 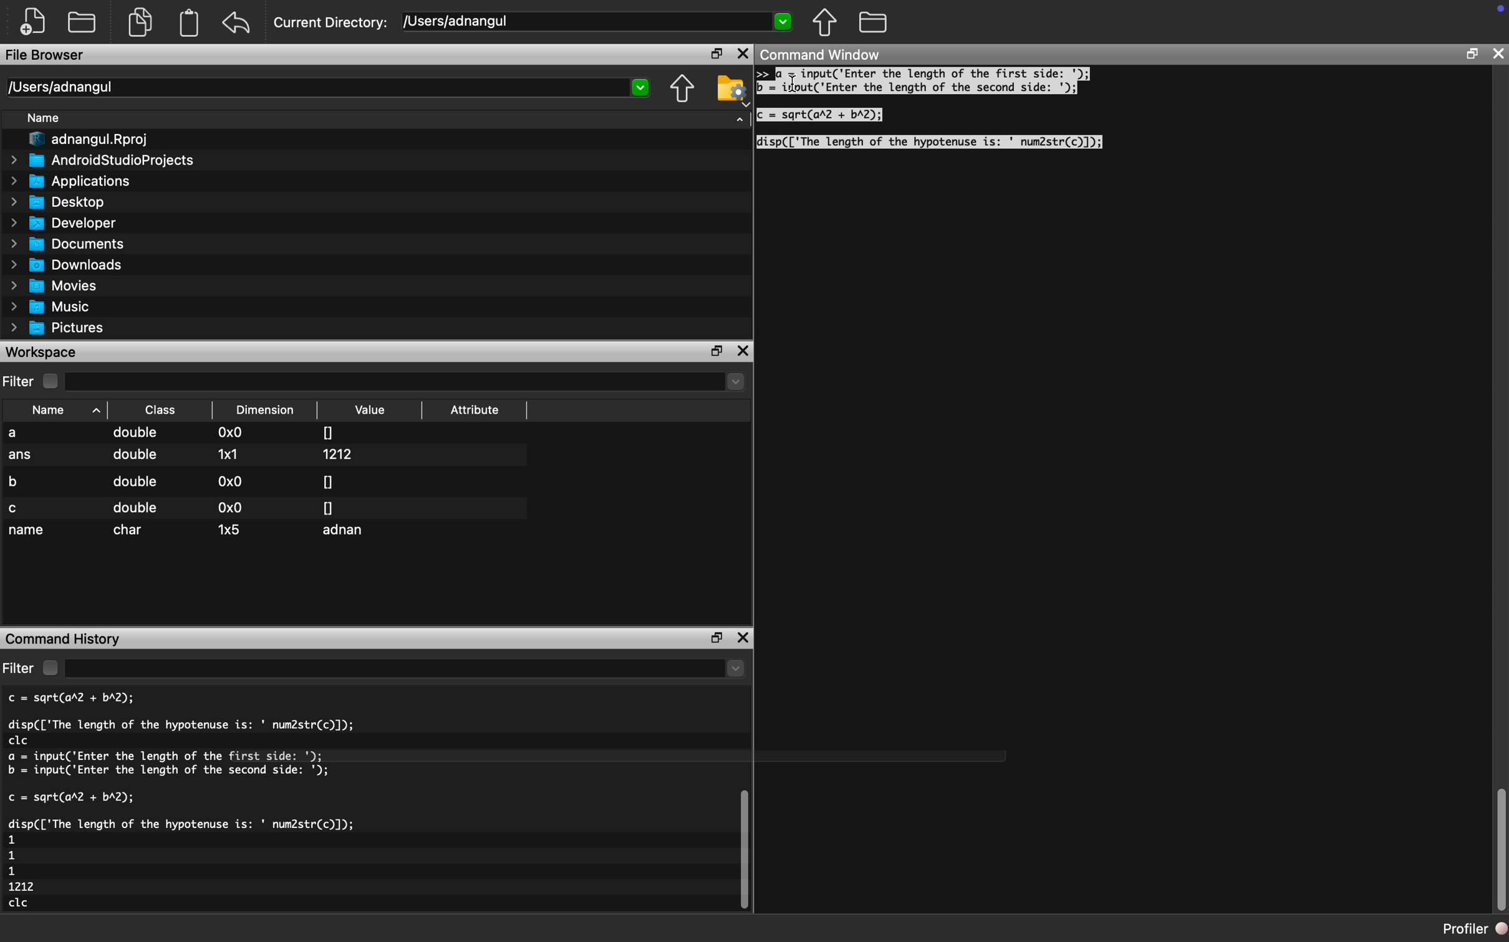 I want to click on dropdown, so click(x=740, y=117).